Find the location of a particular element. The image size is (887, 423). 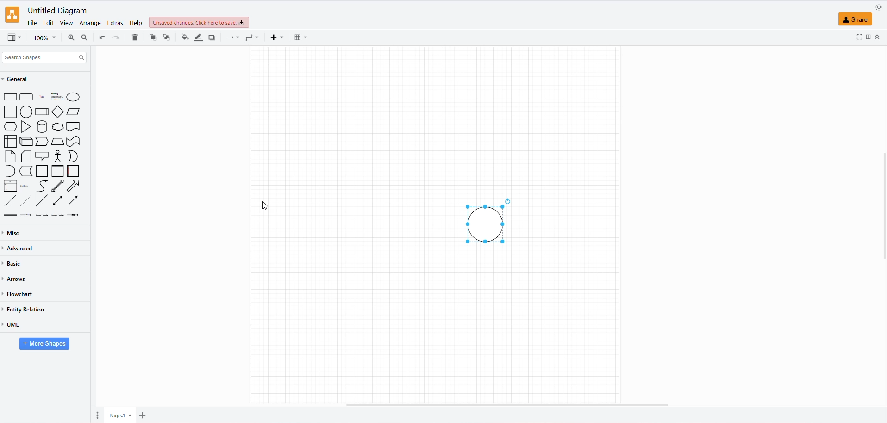

DASHED LINE is located at coordinates (8, 200).